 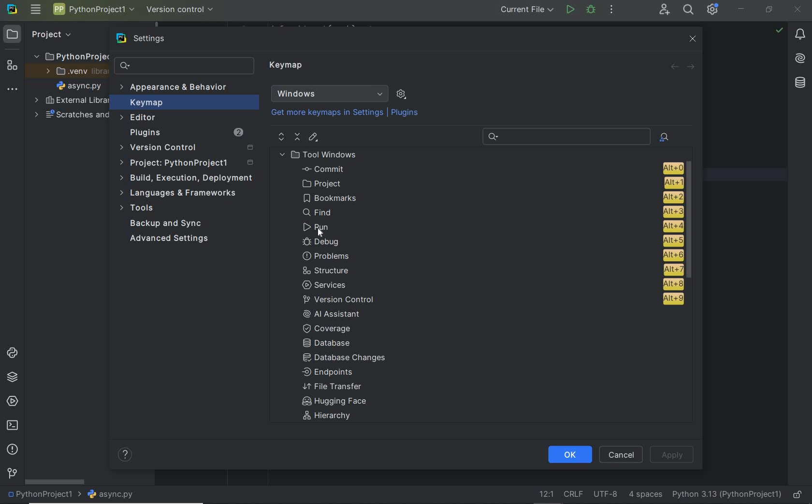 I want to click on settings, so click(x=143, y=39).